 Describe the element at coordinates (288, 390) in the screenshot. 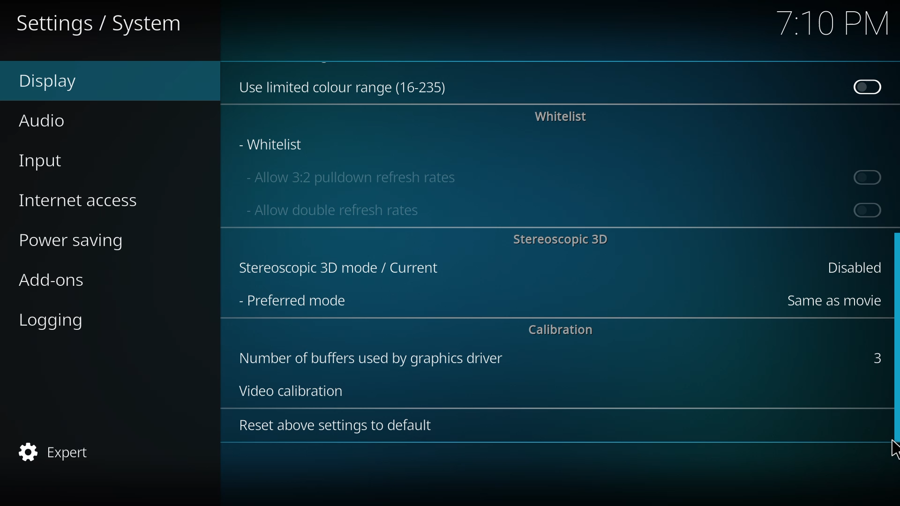

I see `video calibration` at that location.